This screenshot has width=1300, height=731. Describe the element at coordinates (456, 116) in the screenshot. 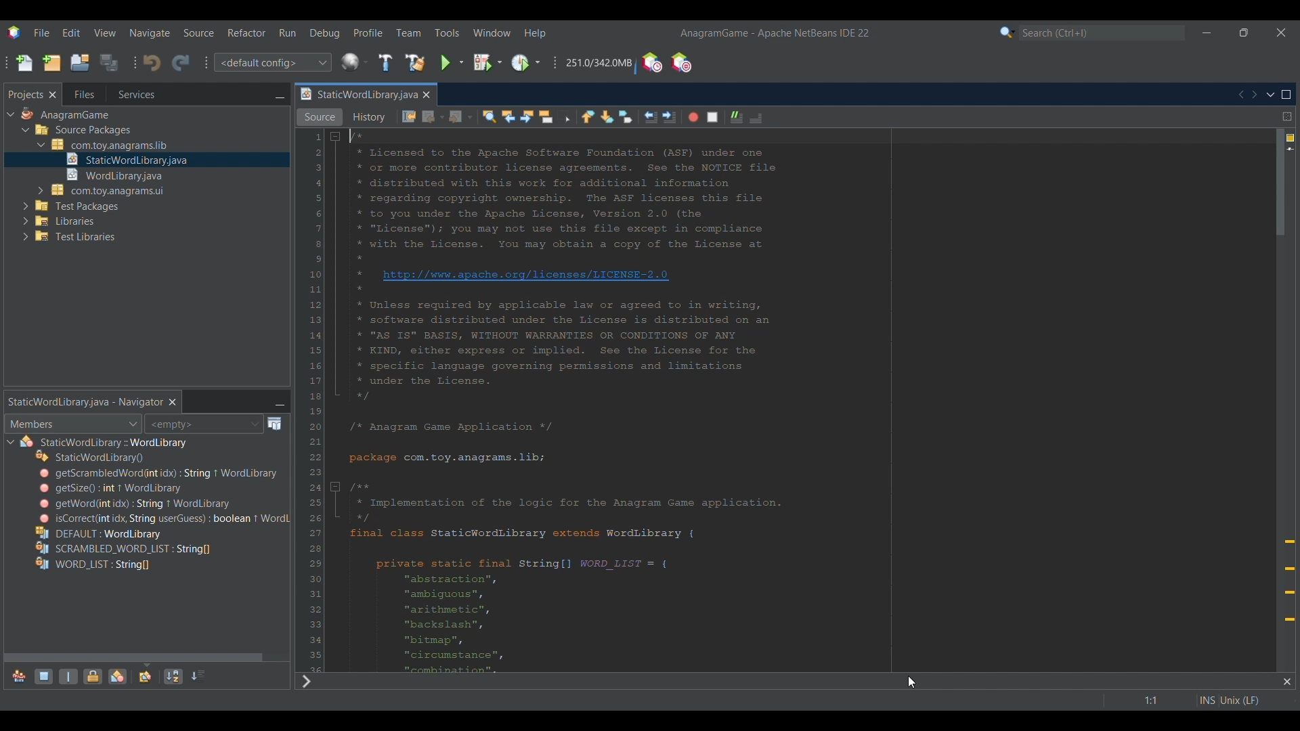

I see `Forward` at that location.